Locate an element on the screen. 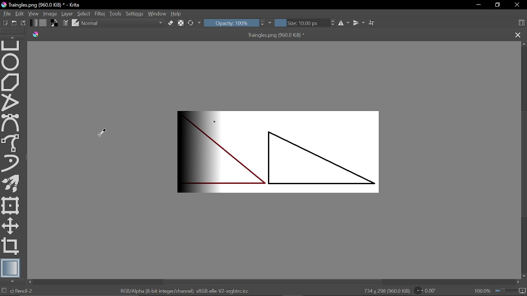  Window is located at coordinates (157, 14).